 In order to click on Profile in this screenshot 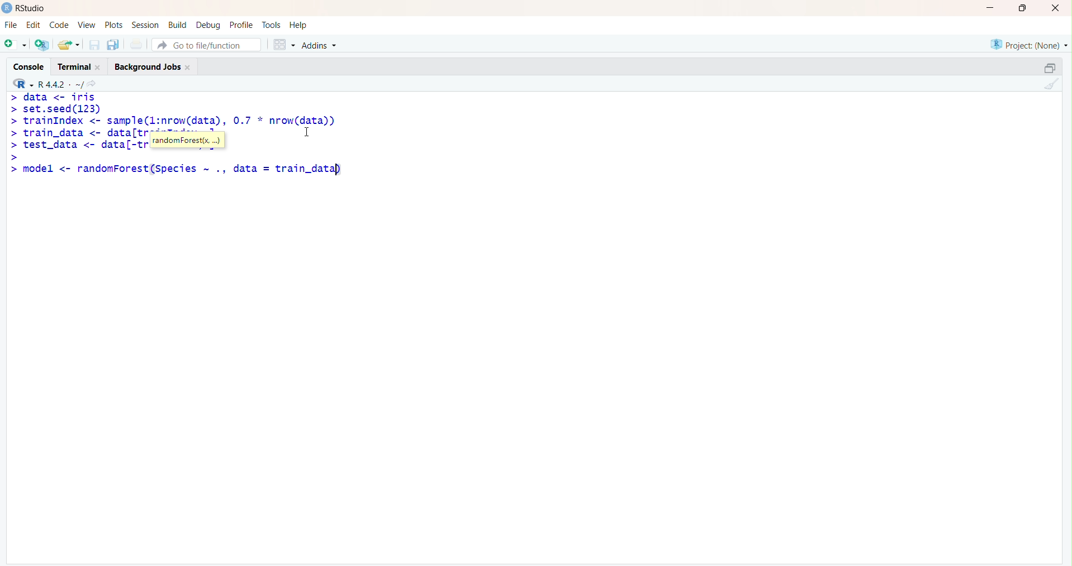, I will do `click(241, 25)`.